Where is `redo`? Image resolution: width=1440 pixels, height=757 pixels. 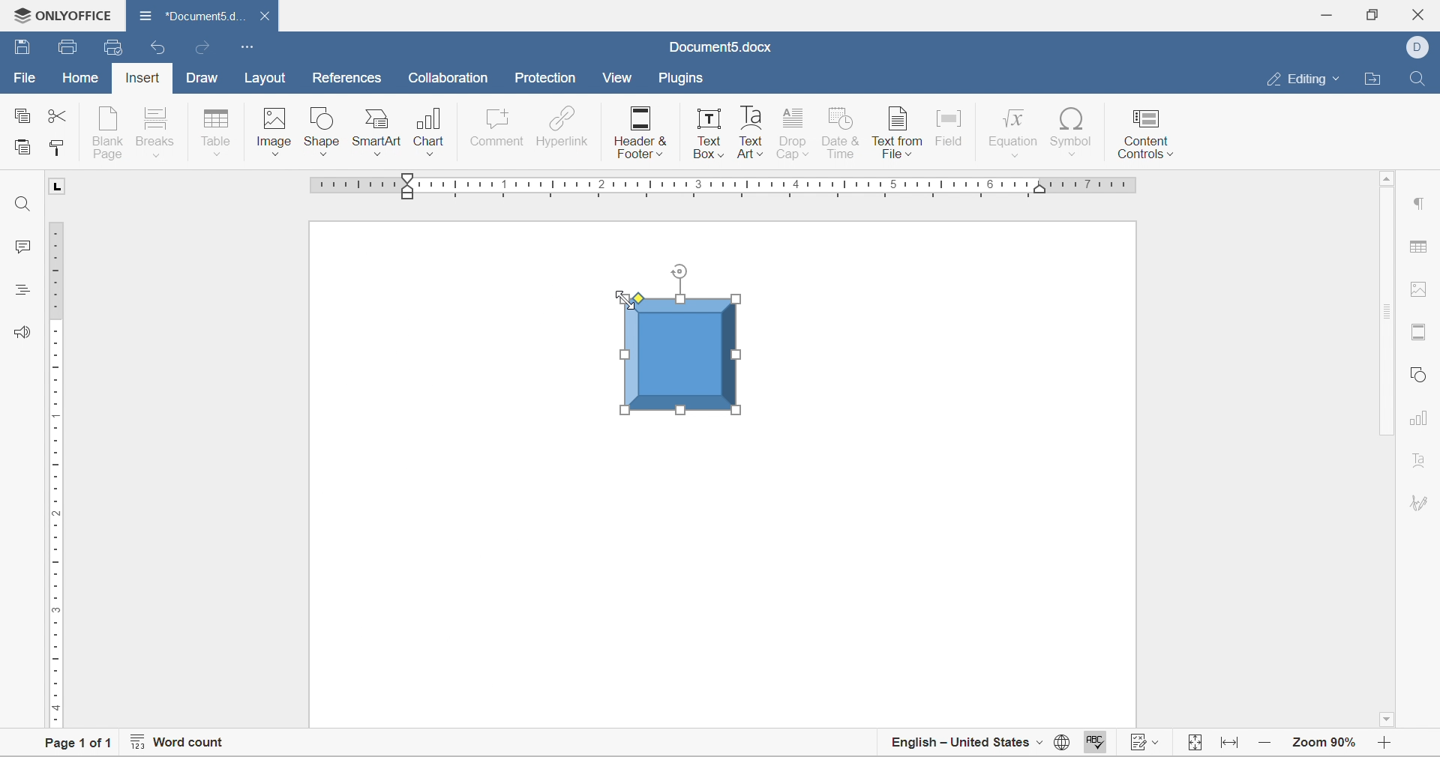
redo is located at coordinates (205, 49).